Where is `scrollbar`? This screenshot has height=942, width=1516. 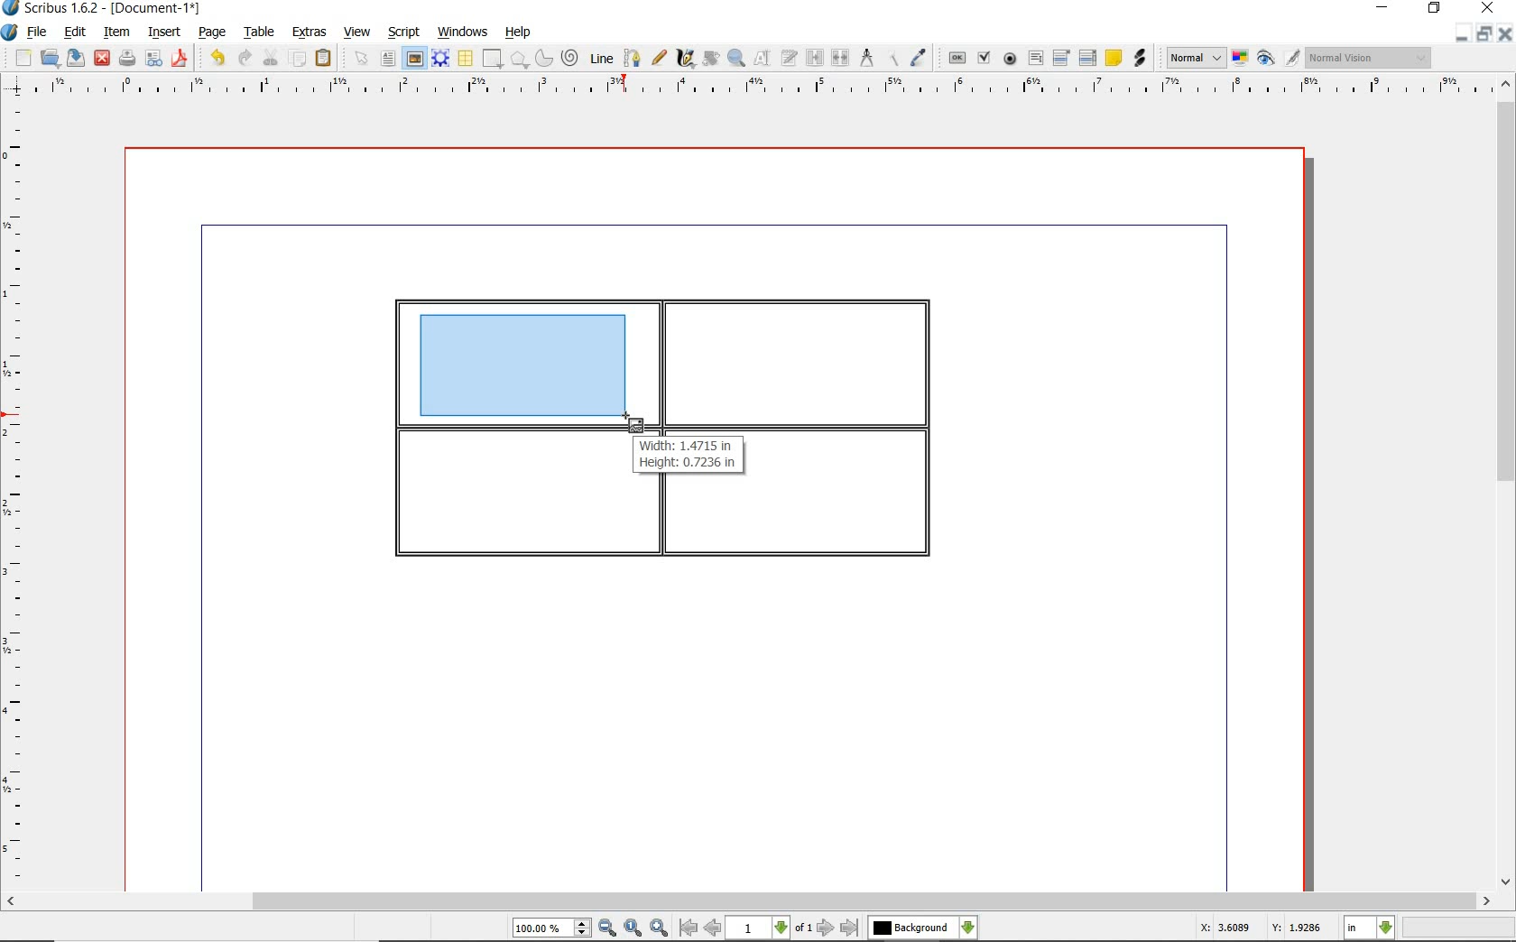 scrollbar is located at coordinates (1505, 485).